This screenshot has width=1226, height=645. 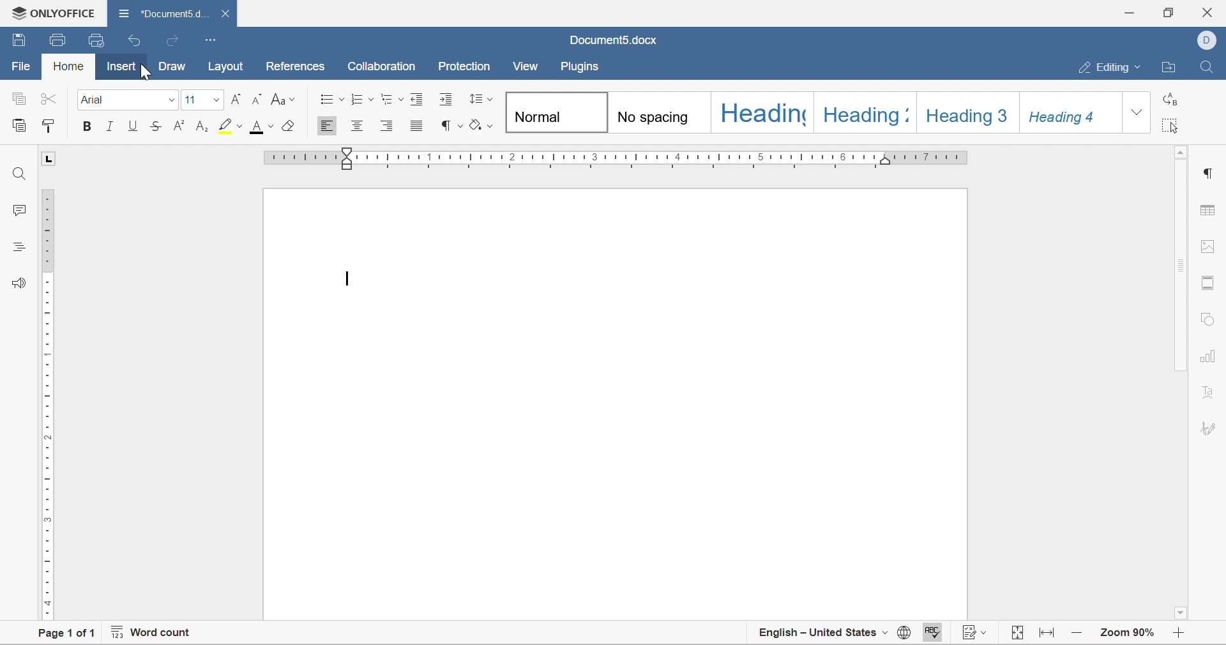 I want to click on types of headings, so click(x=810, y=114).